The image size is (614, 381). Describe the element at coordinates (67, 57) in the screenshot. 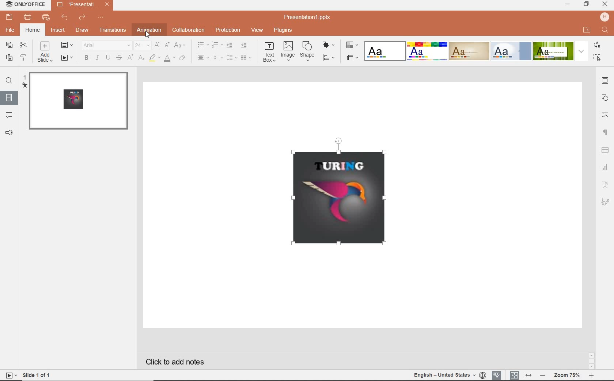

I see `start slideshow` at that location.